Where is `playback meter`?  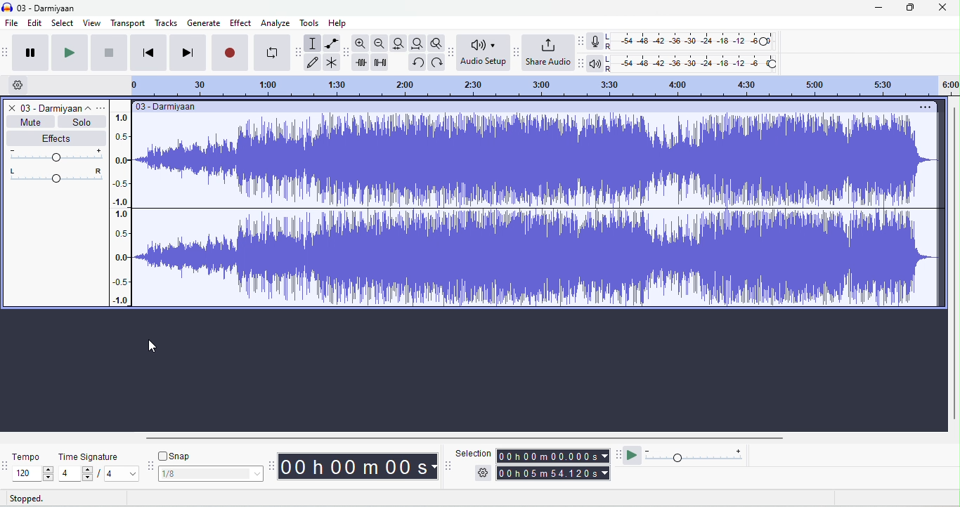 playback meter is located at coordinates (595, 63).